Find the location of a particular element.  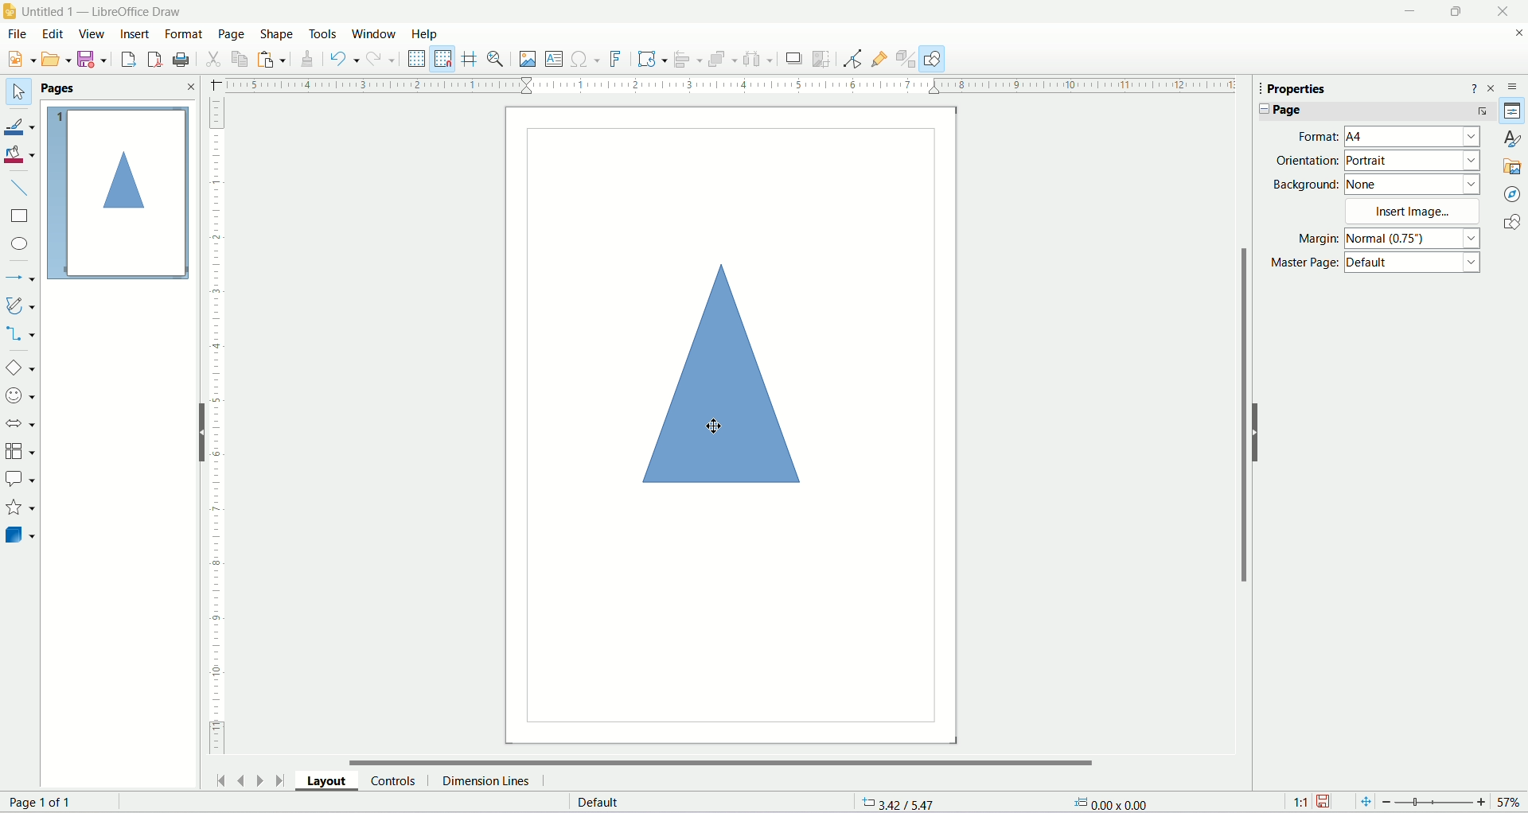

Page is located at coordinates (1282, 110).